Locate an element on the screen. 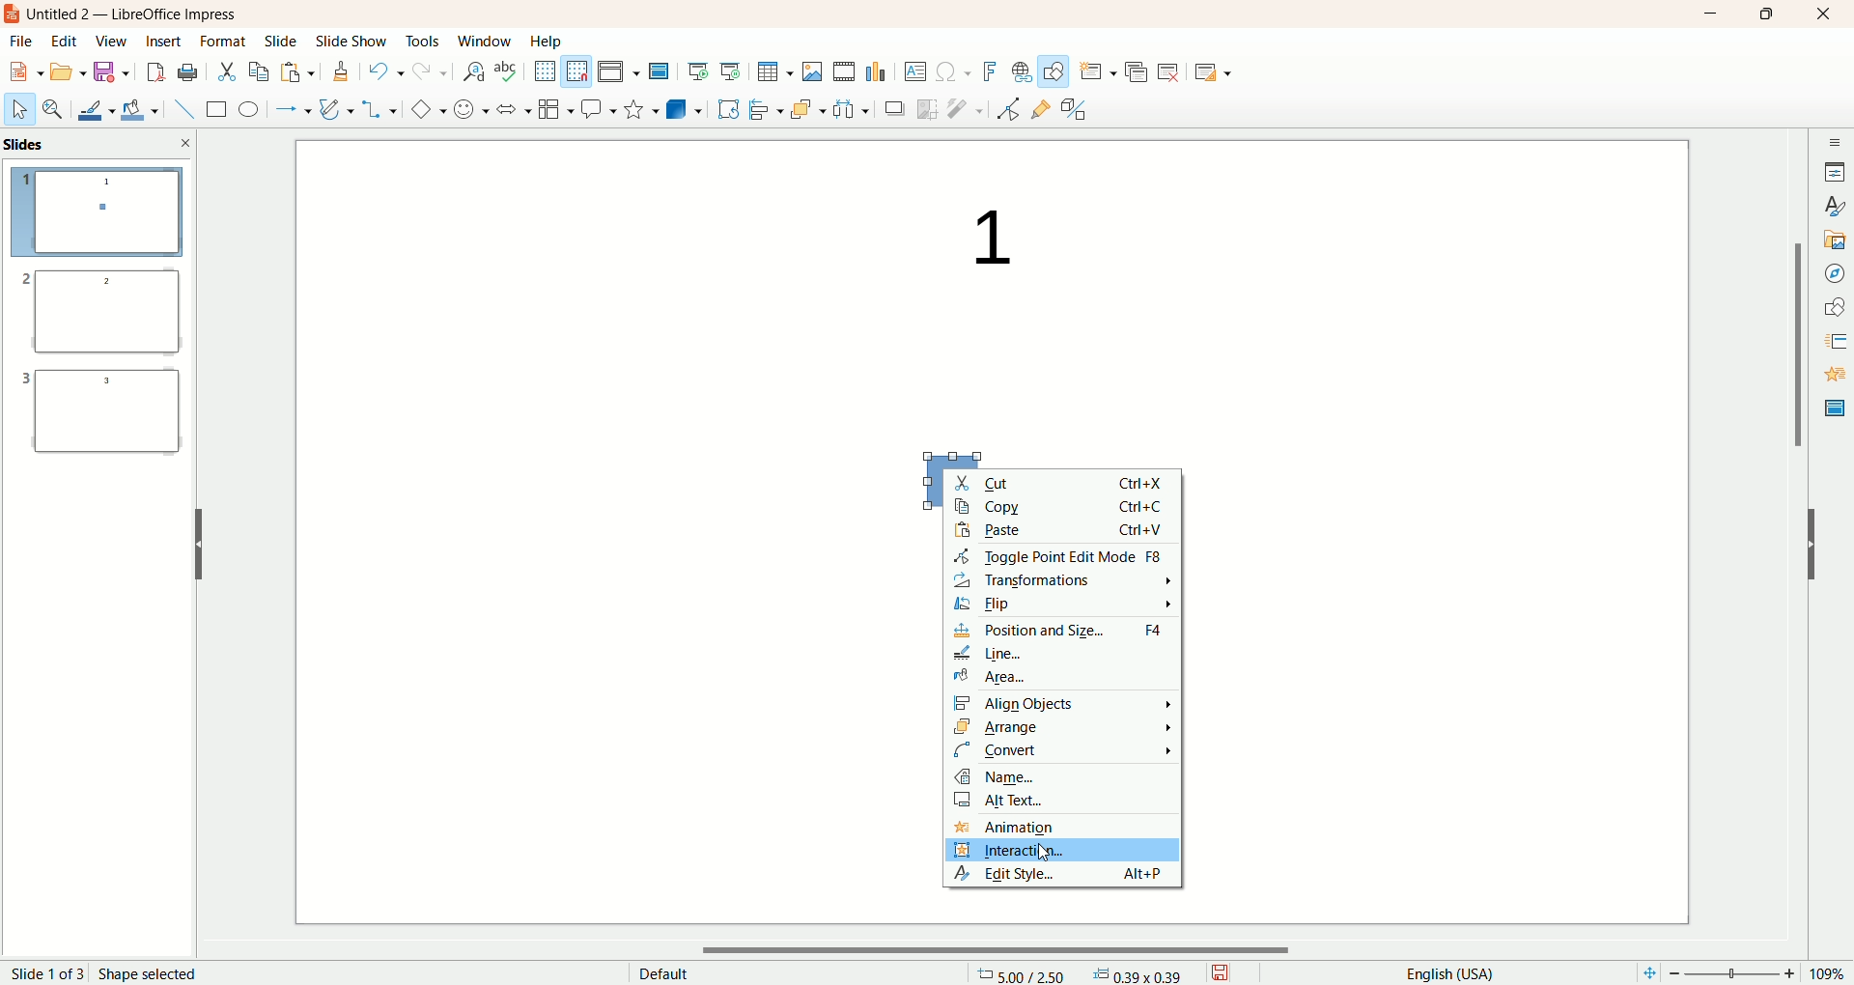 The height and width of the screenshot is (985, 1854). duplicate slide is located at coordinates (1138, 69).